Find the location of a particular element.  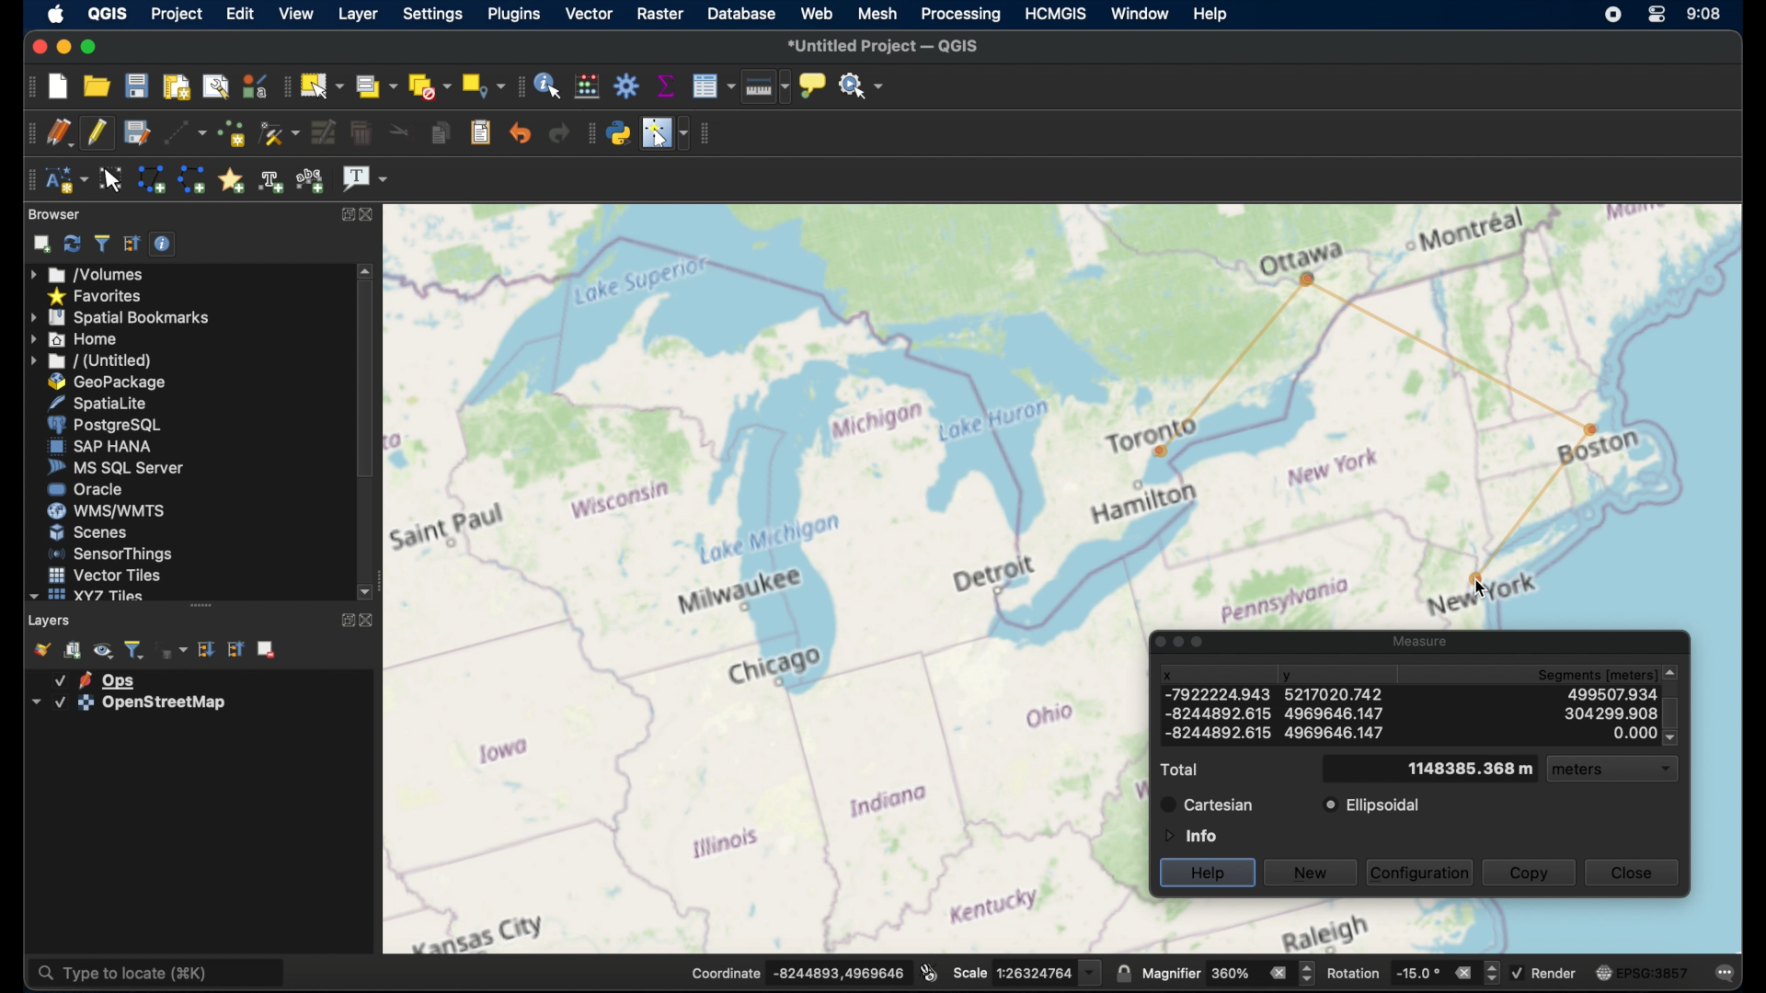

scenes is located at coordinates (87, 532).